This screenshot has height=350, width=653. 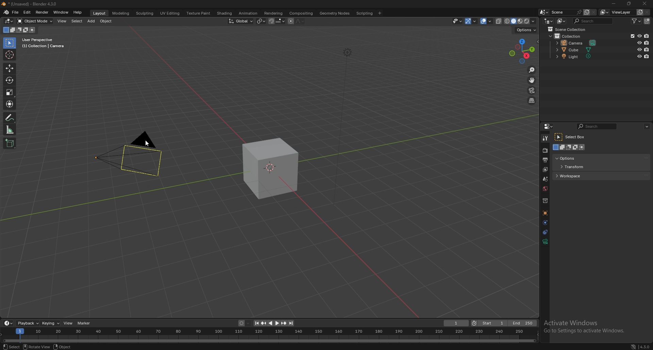 What do you see at coordinates (594, 12) in the screenshot?
I see `delete scene` at bounding box center [594, 12].